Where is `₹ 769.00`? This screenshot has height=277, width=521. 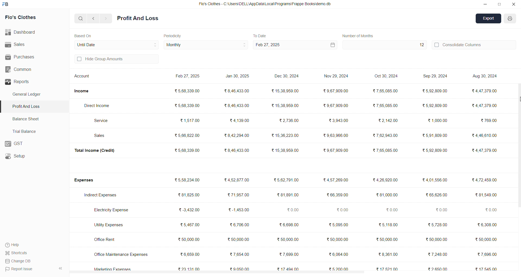 ₹ 769.00 is located at coordinates (488, 121).